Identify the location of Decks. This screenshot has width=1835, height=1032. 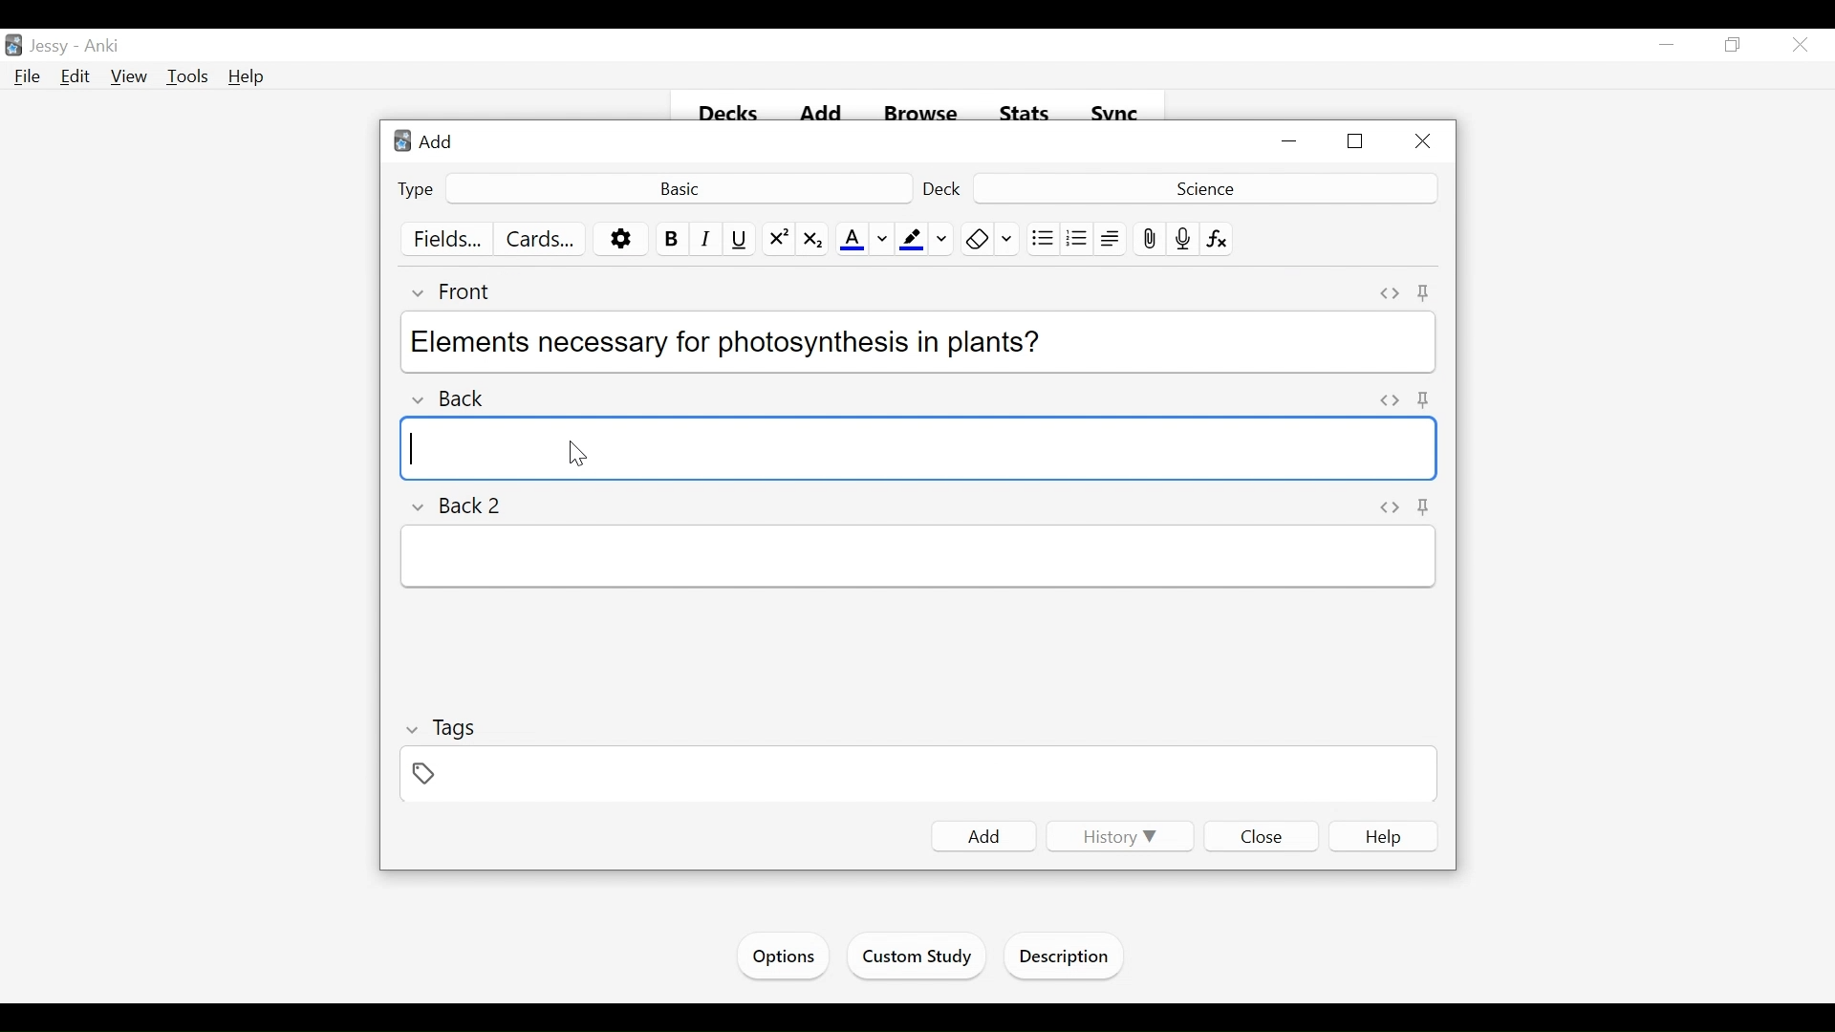
(730, 115).